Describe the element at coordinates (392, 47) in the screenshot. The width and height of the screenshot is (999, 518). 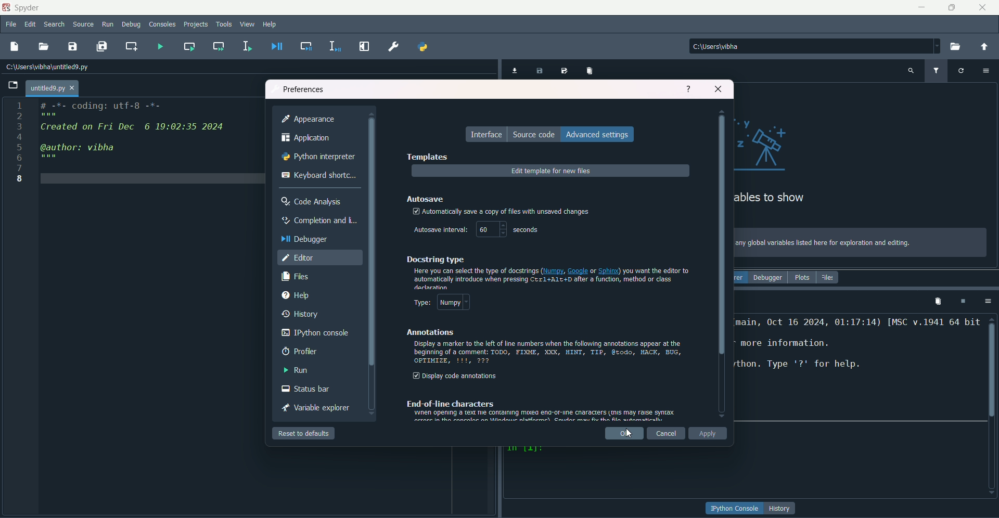
I see `preferences` at that location.